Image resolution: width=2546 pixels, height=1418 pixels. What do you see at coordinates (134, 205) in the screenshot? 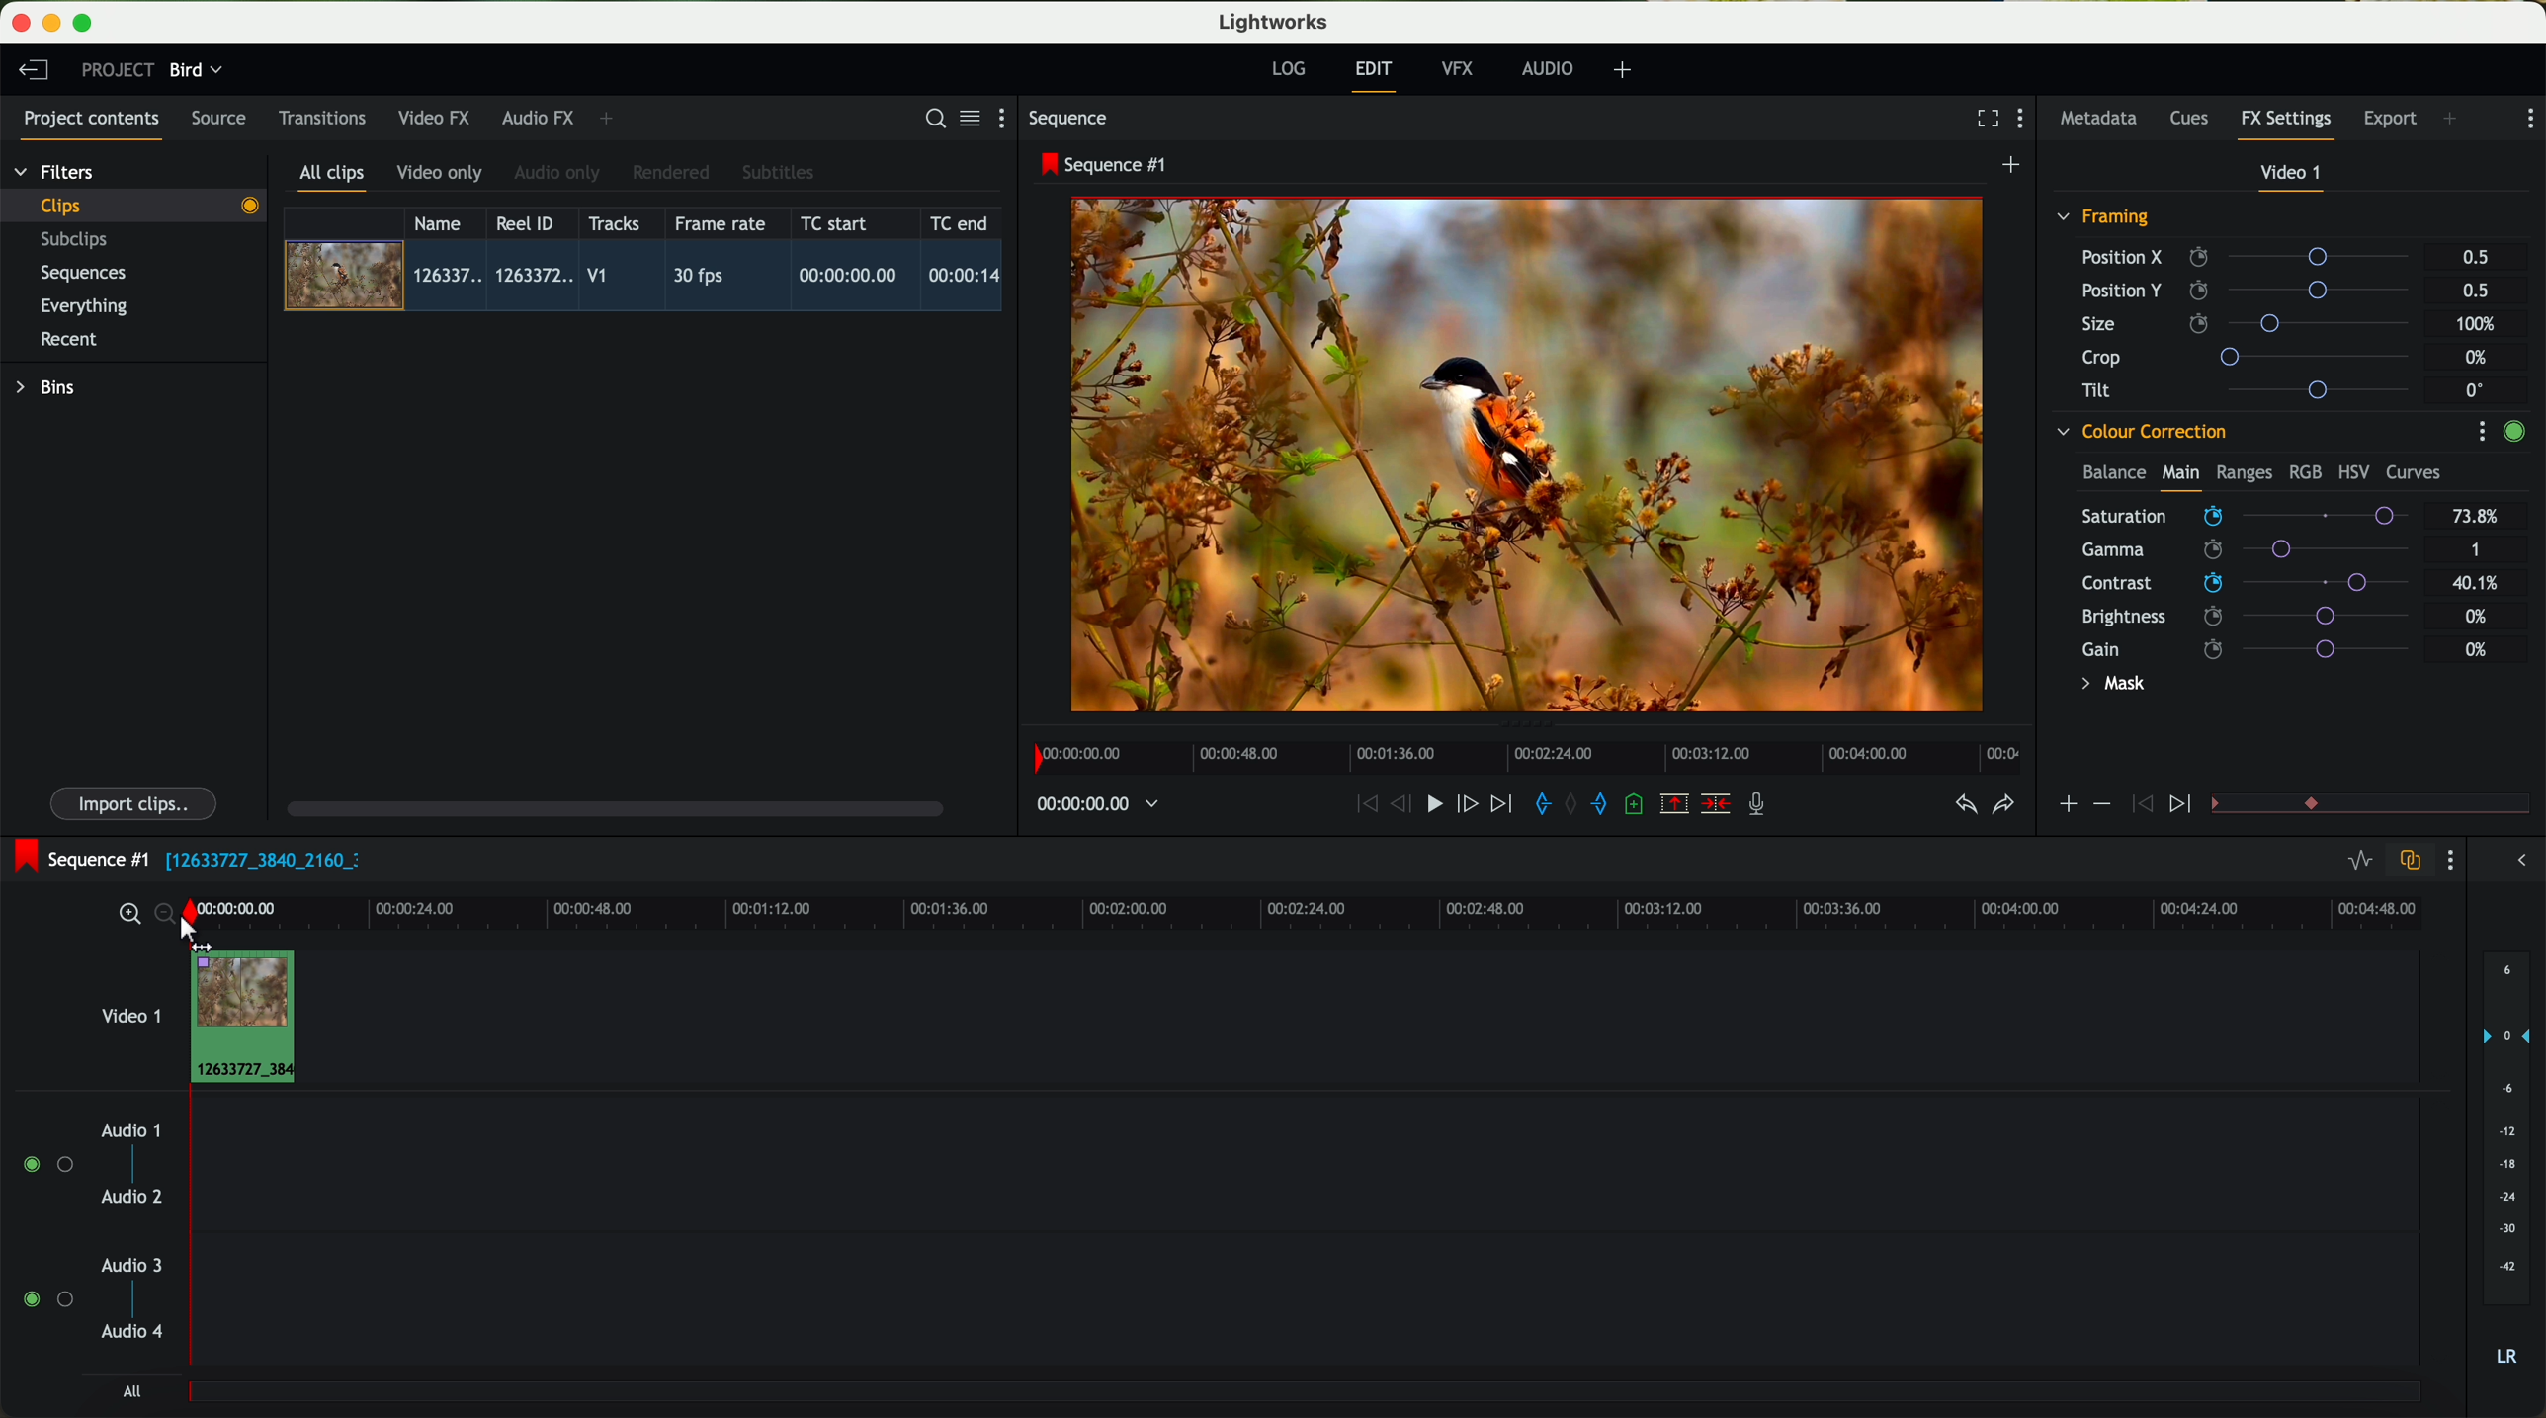
I see `clips` at bounding box center [134, 205].